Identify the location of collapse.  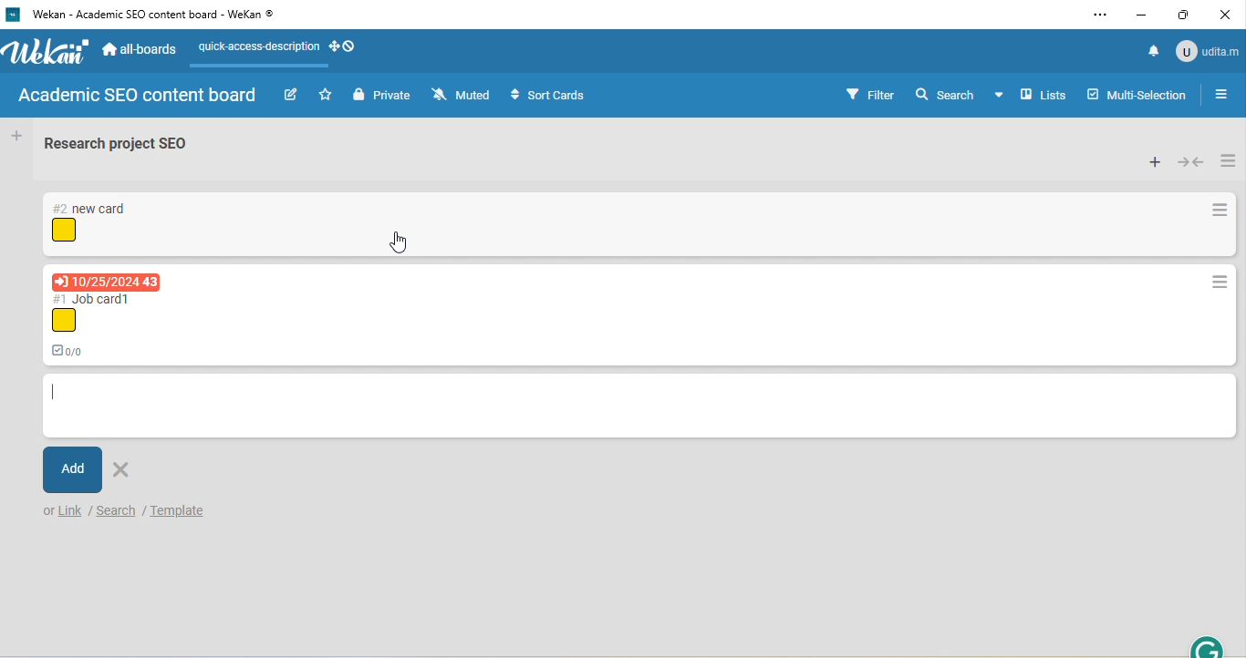
(1191, 162).